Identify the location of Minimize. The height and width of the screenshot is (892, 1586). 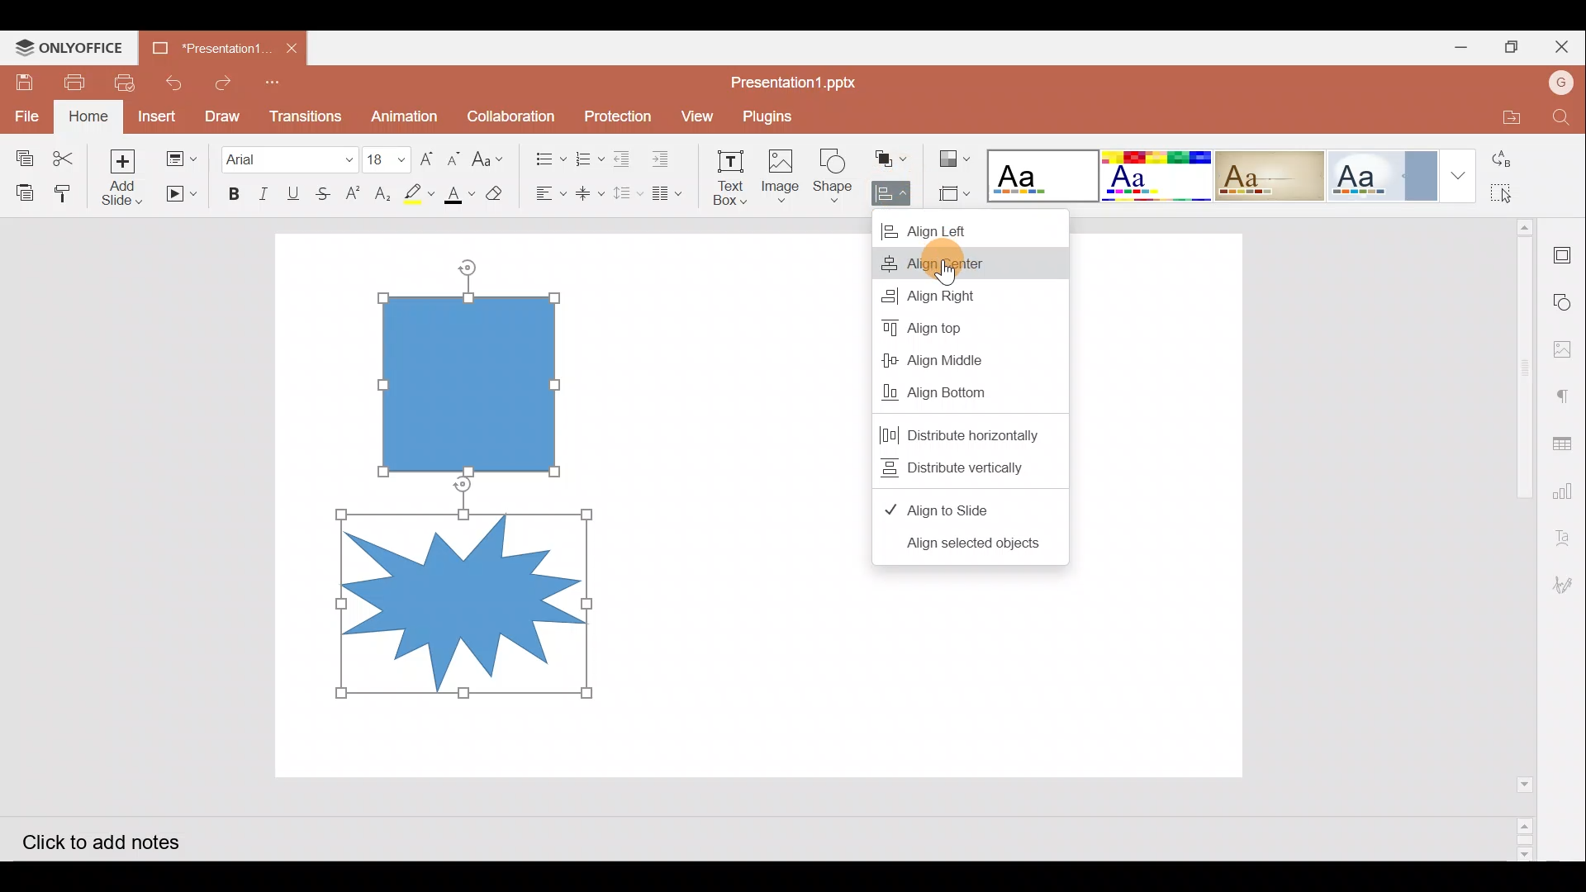
(1458, 45).